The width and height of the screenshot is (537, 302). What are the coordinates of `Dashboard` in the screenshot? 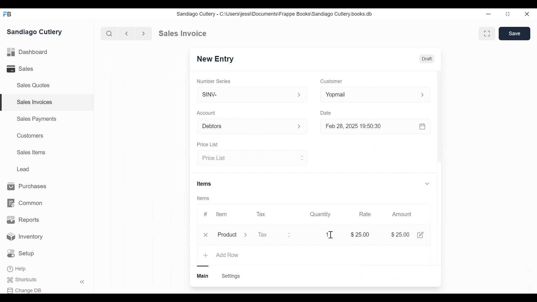 It's located at (28, 51).